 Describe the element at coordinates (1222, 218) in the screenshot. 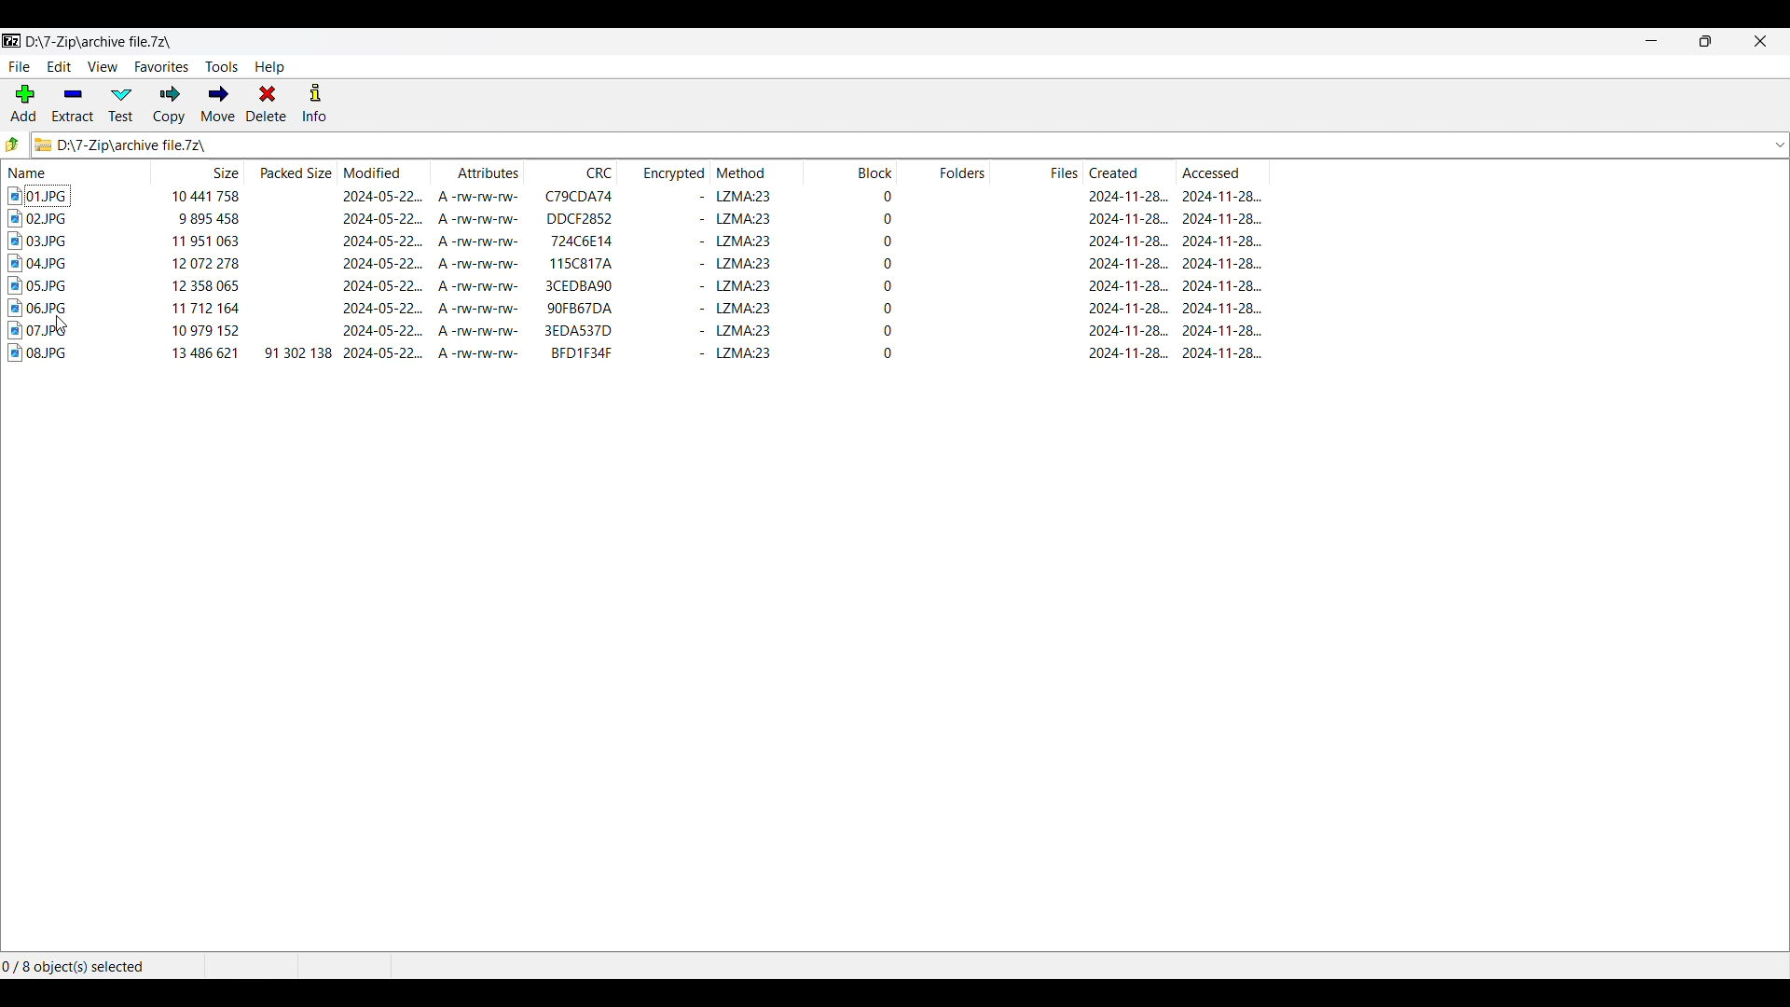

I see `accessed date & time` at that location.